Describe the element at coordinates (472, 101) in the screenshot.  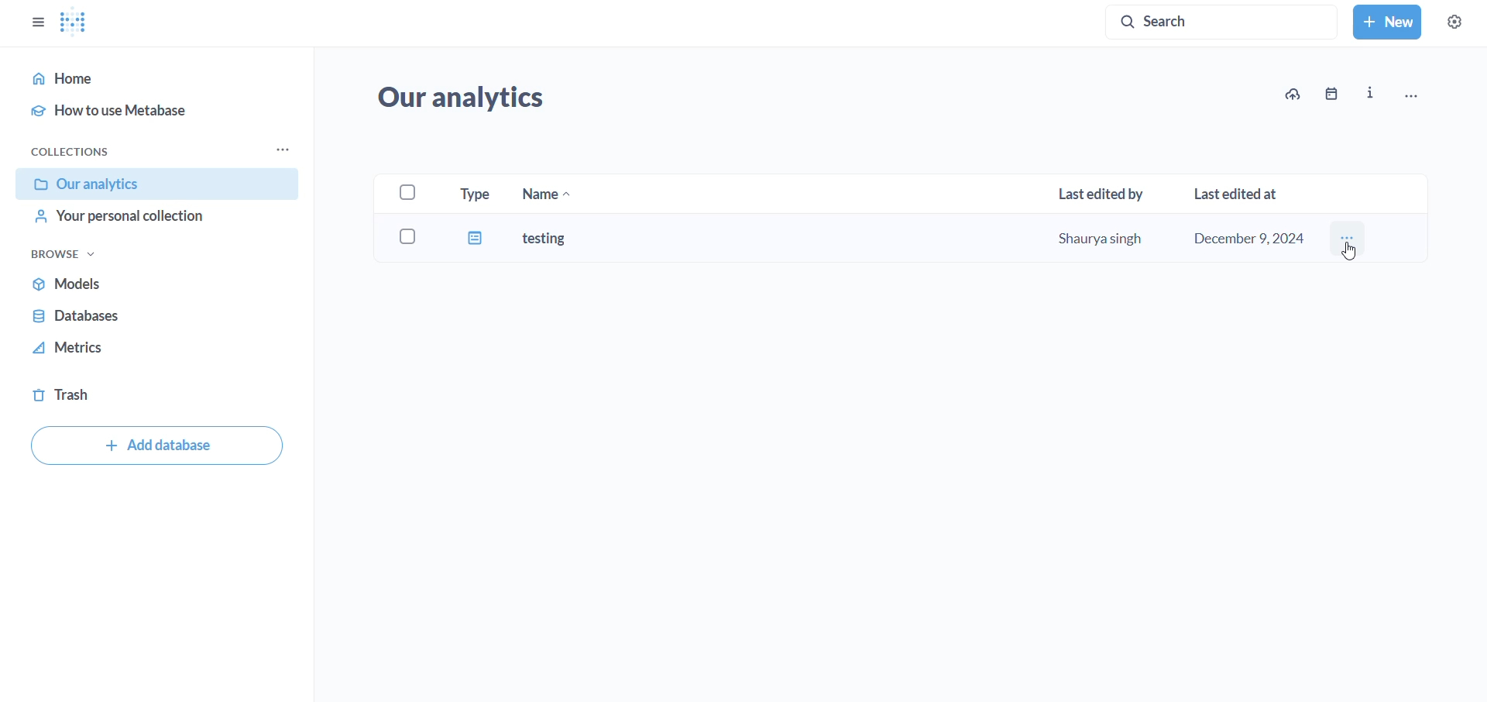
I see `our analytics ` at that location.